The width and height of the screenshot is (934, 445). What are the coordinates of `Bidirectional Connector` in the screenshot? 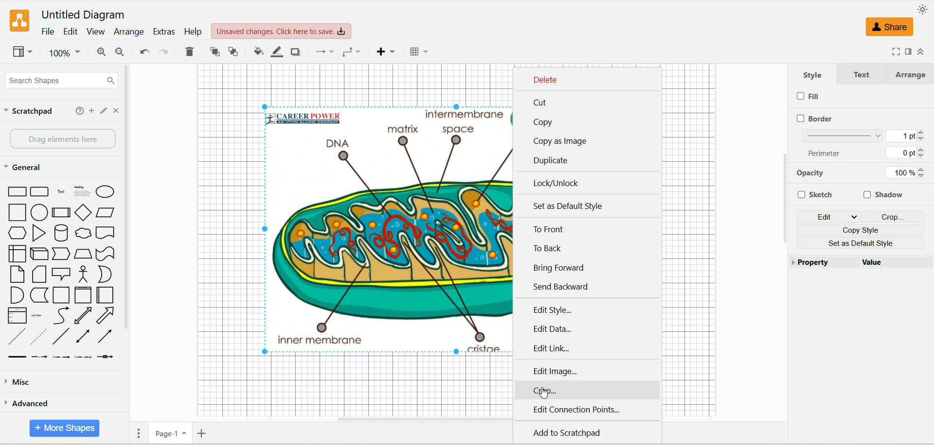 It's located at (85, 337).